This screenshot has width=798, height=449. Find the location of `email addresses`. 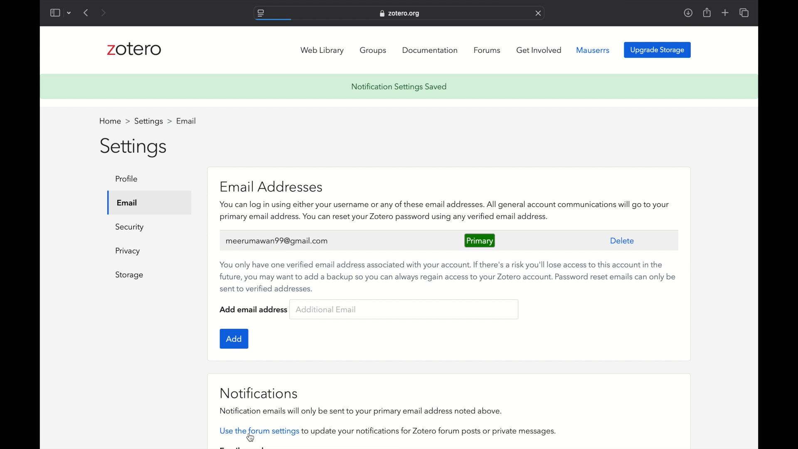

email addresses is located at coordinates (272, 186).